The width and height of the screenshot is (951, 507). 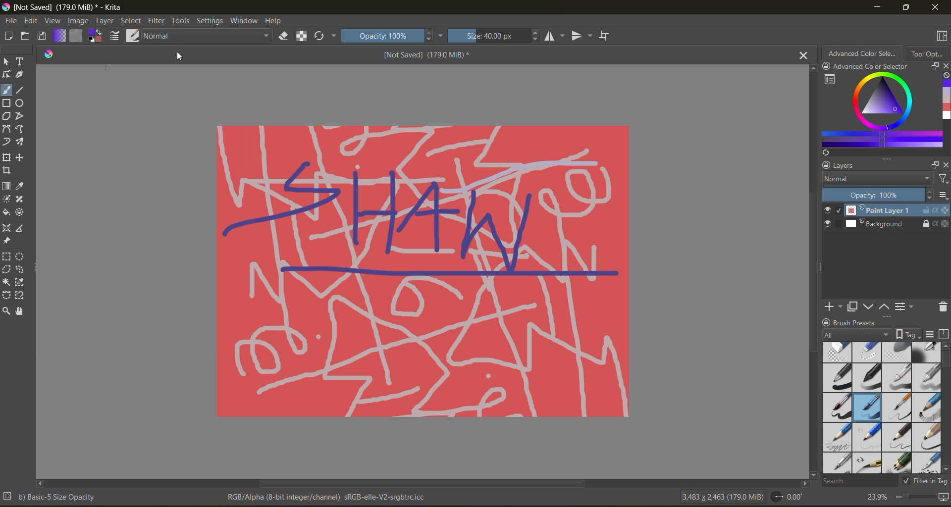 I want to click on close tab, so click(x=803, y=55).